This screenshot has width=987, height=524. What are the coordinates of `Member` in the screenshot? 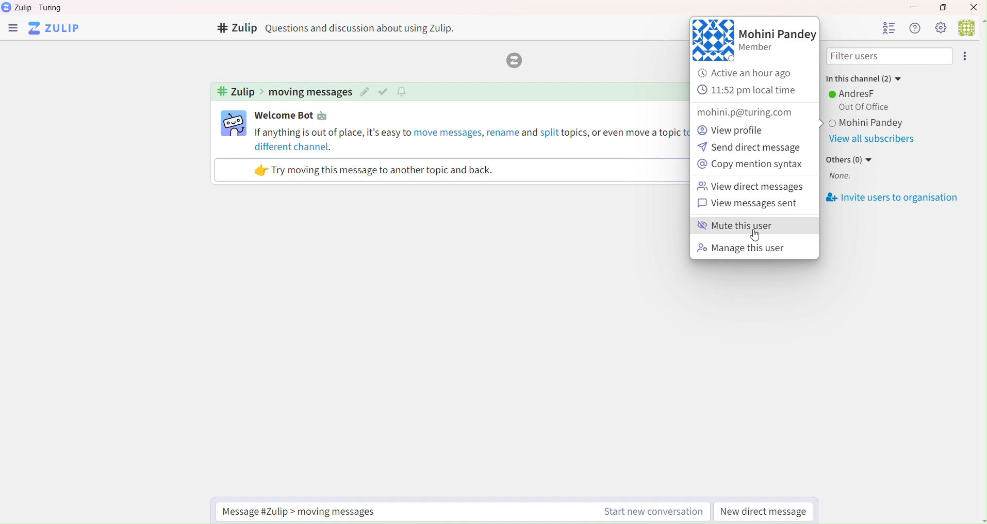 It's located at (762, 50).